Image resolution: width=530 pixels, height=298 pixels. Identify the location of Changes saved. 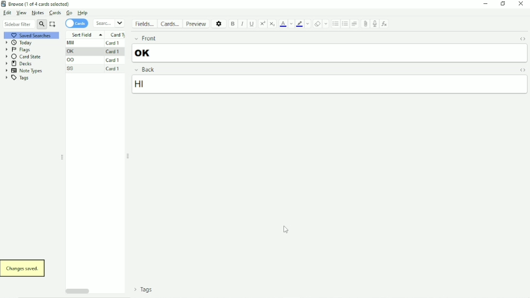
(24, 268).